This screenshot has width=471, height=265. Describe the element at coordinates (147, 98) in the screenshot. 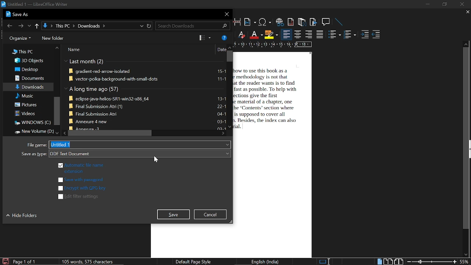

I see `eclipse-java-helios-SR1-win32-x86 64 131` at that location.